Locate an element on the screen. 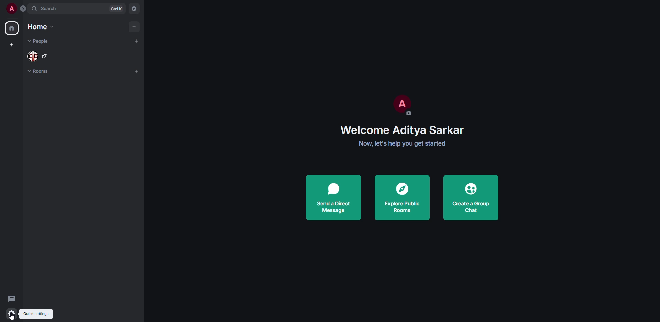 The image size is (660, 322). rooms is located at coordinates (40, 71).